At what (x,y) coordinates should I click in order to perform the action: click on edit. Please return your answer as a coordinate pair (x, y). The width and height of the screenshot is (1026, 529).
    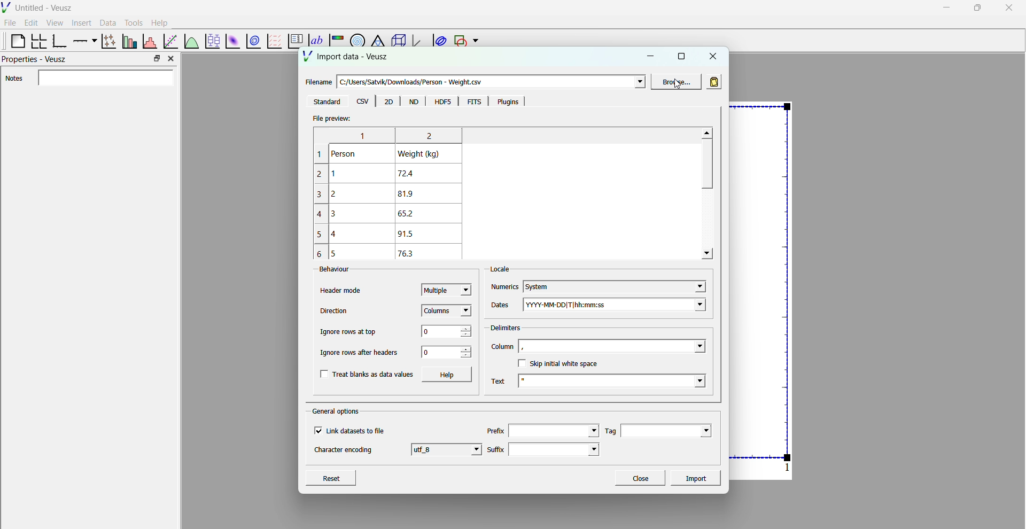
    Looking at the image, I should click on (32, 23).